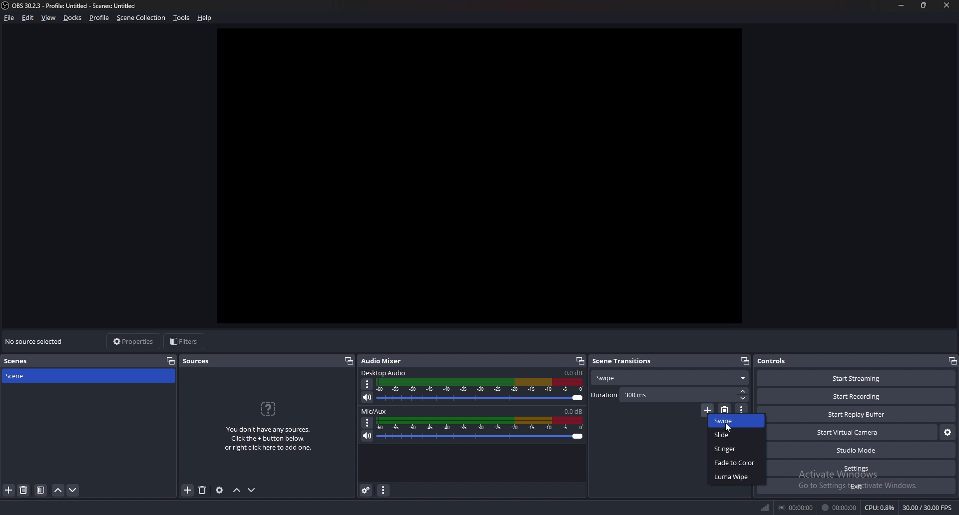 The width and height of the screenshot is (959, 515). I want to click on move scene down, so click(73, 491).